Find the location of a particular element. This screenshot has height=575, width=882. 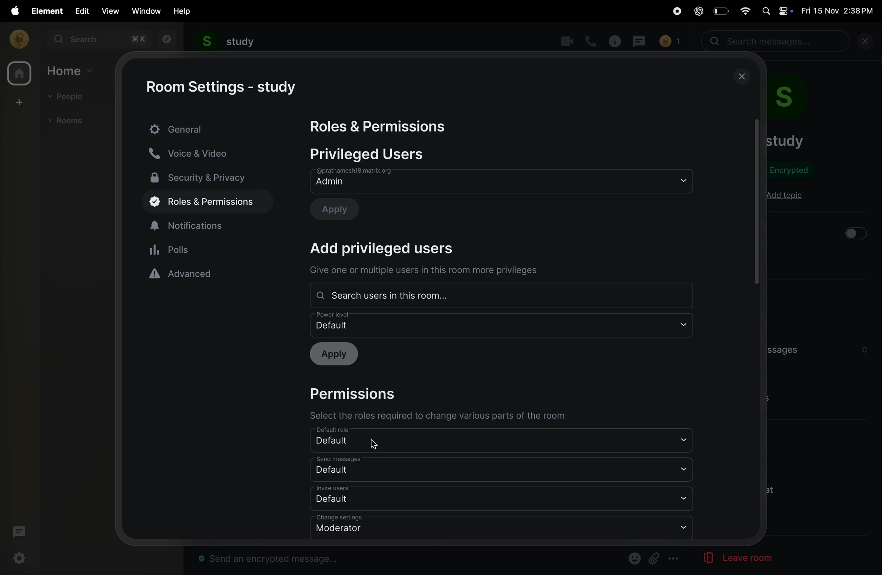

emoji is located at coordinates (633, 558).